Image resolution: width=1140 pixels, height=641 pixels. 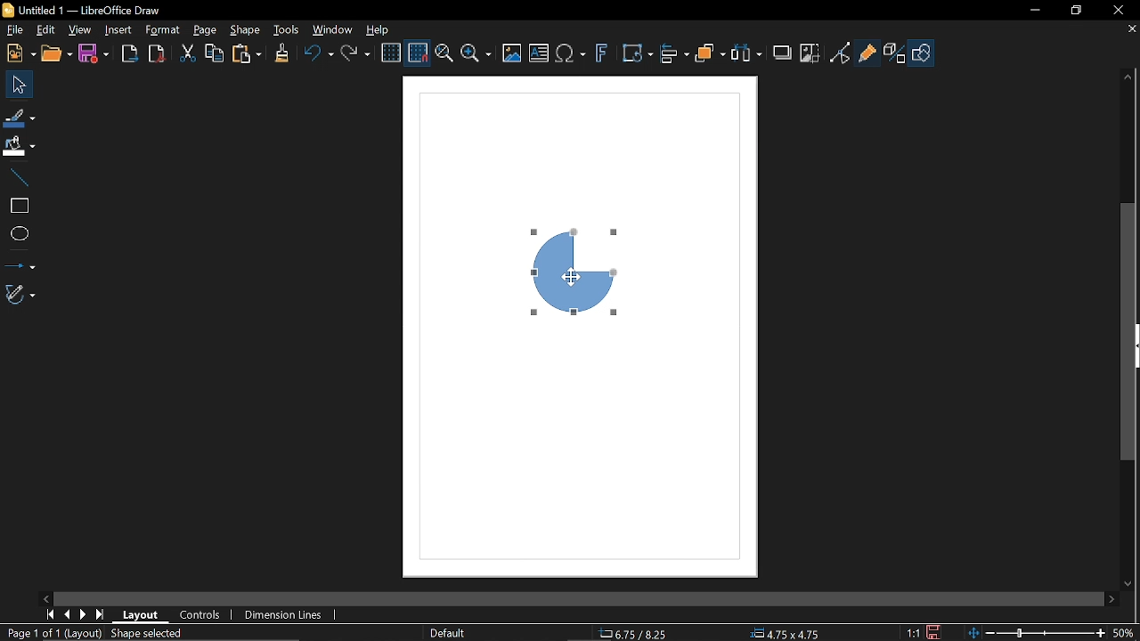 What do you see at coordinates (914, 632) in the screenshot?
I see `1:1 (Scaling factor)` at bounding box center [914, 632].